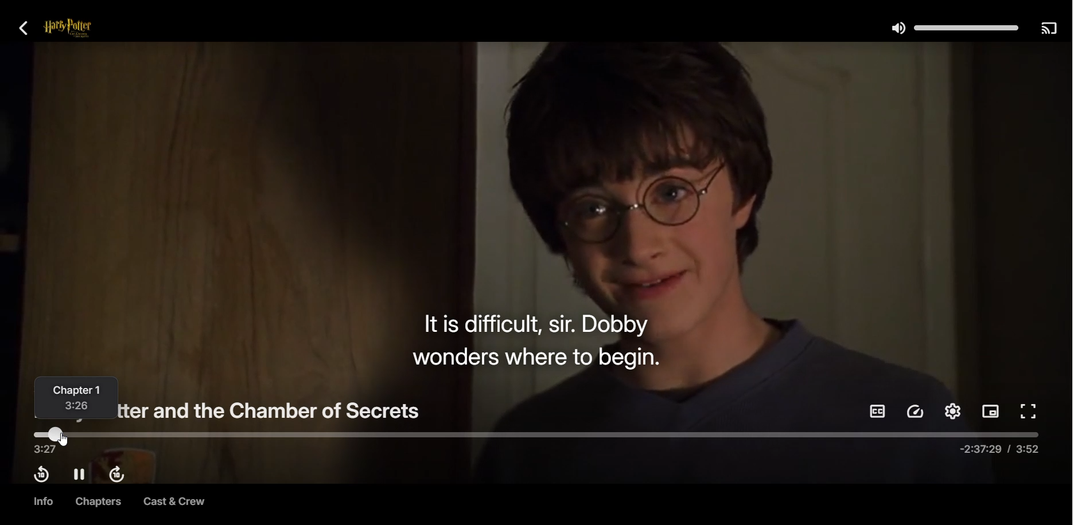  What do you see at coordinates (119, 476) in the screenshot?
I see `Fast-forward` at bounding box center [119, 476].